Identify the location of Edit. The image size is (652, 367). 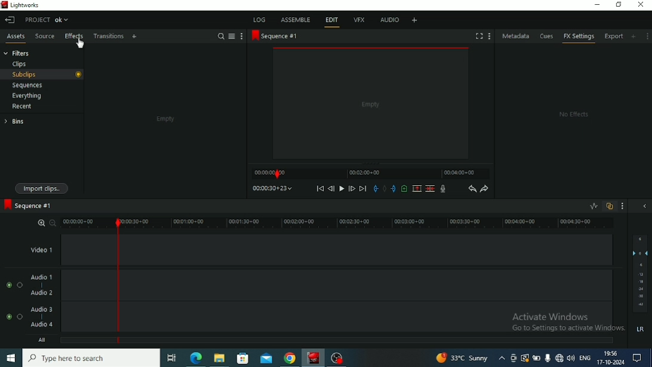
(331, 21).